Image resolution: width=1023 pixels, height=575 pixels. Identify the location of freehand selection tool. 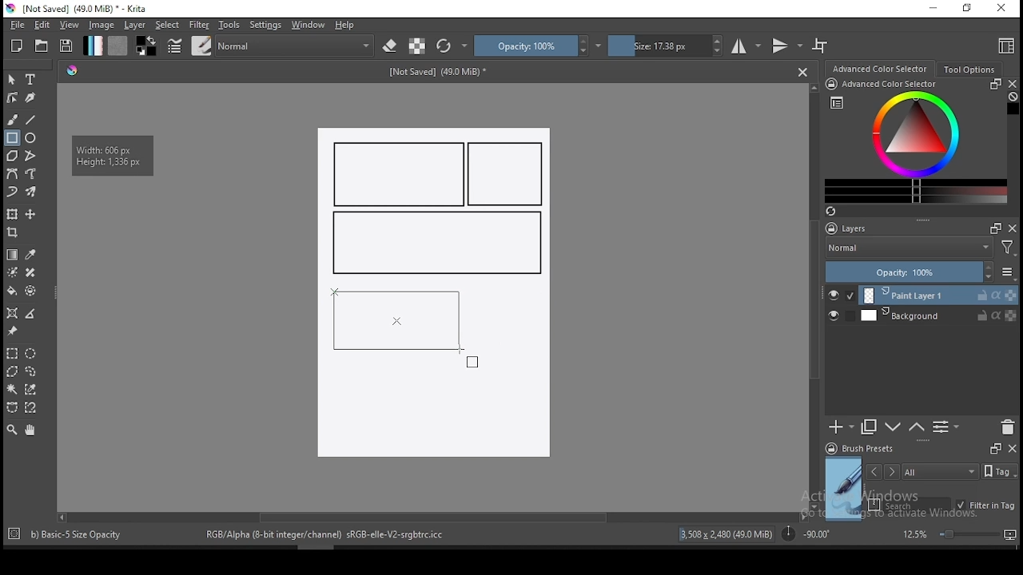
(31, 371).